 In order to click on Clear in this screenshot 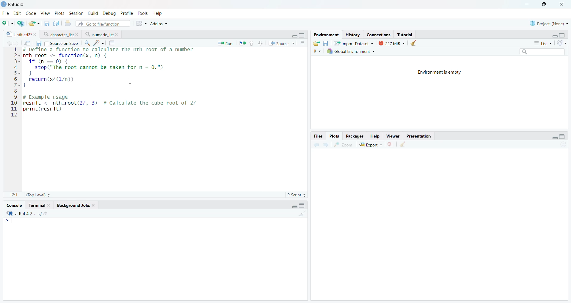, I will do `click(302, 214)`.